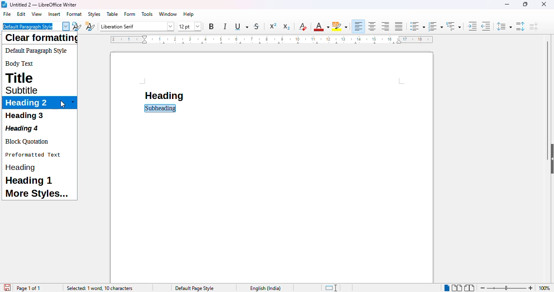  Describe the element at coordinates (372, 26) in the screenshot. I see `align center` at that location.